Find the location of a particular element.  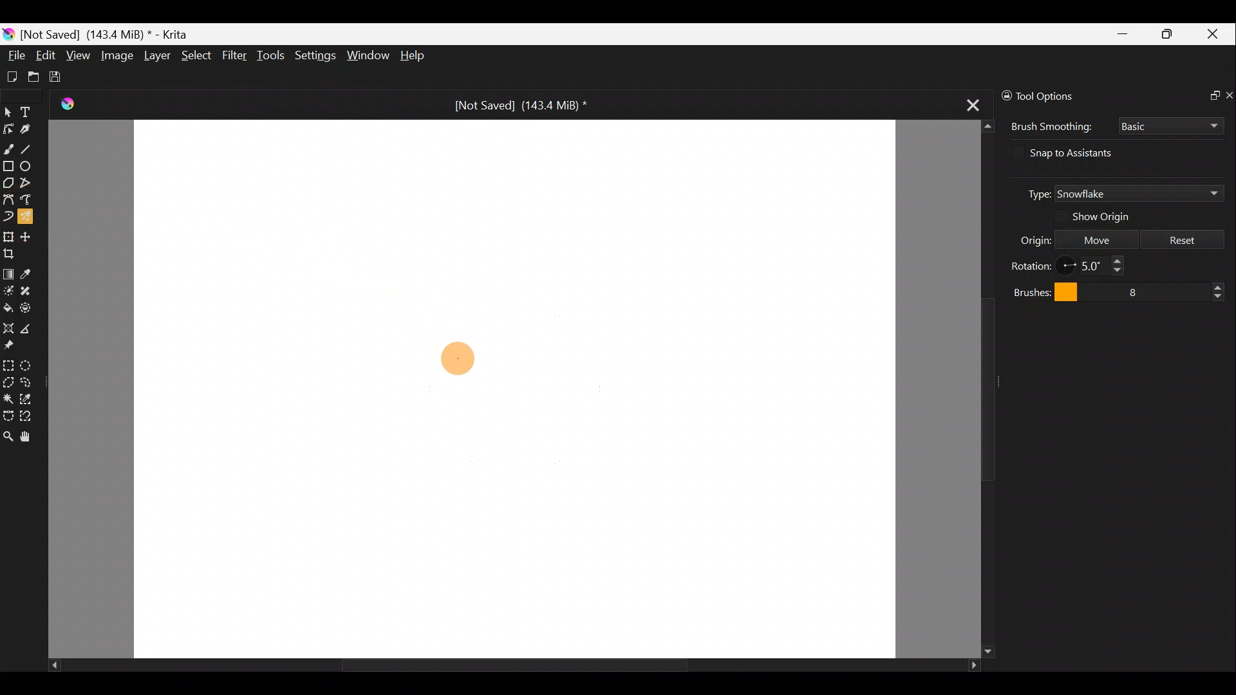

Similar color selection tool is located at coordinates (28, 398).